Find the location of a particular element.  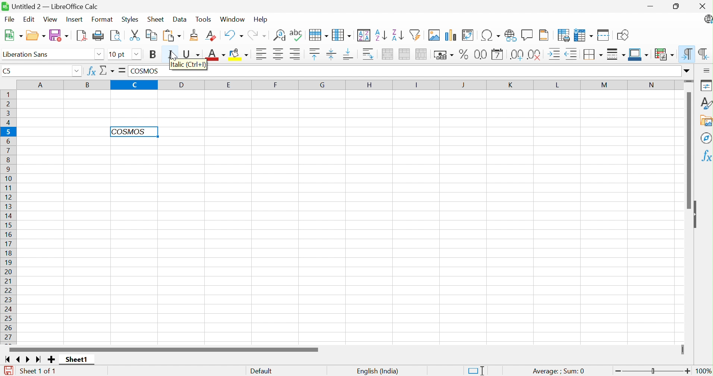

Align bottom is located at coordinates (349, 55).